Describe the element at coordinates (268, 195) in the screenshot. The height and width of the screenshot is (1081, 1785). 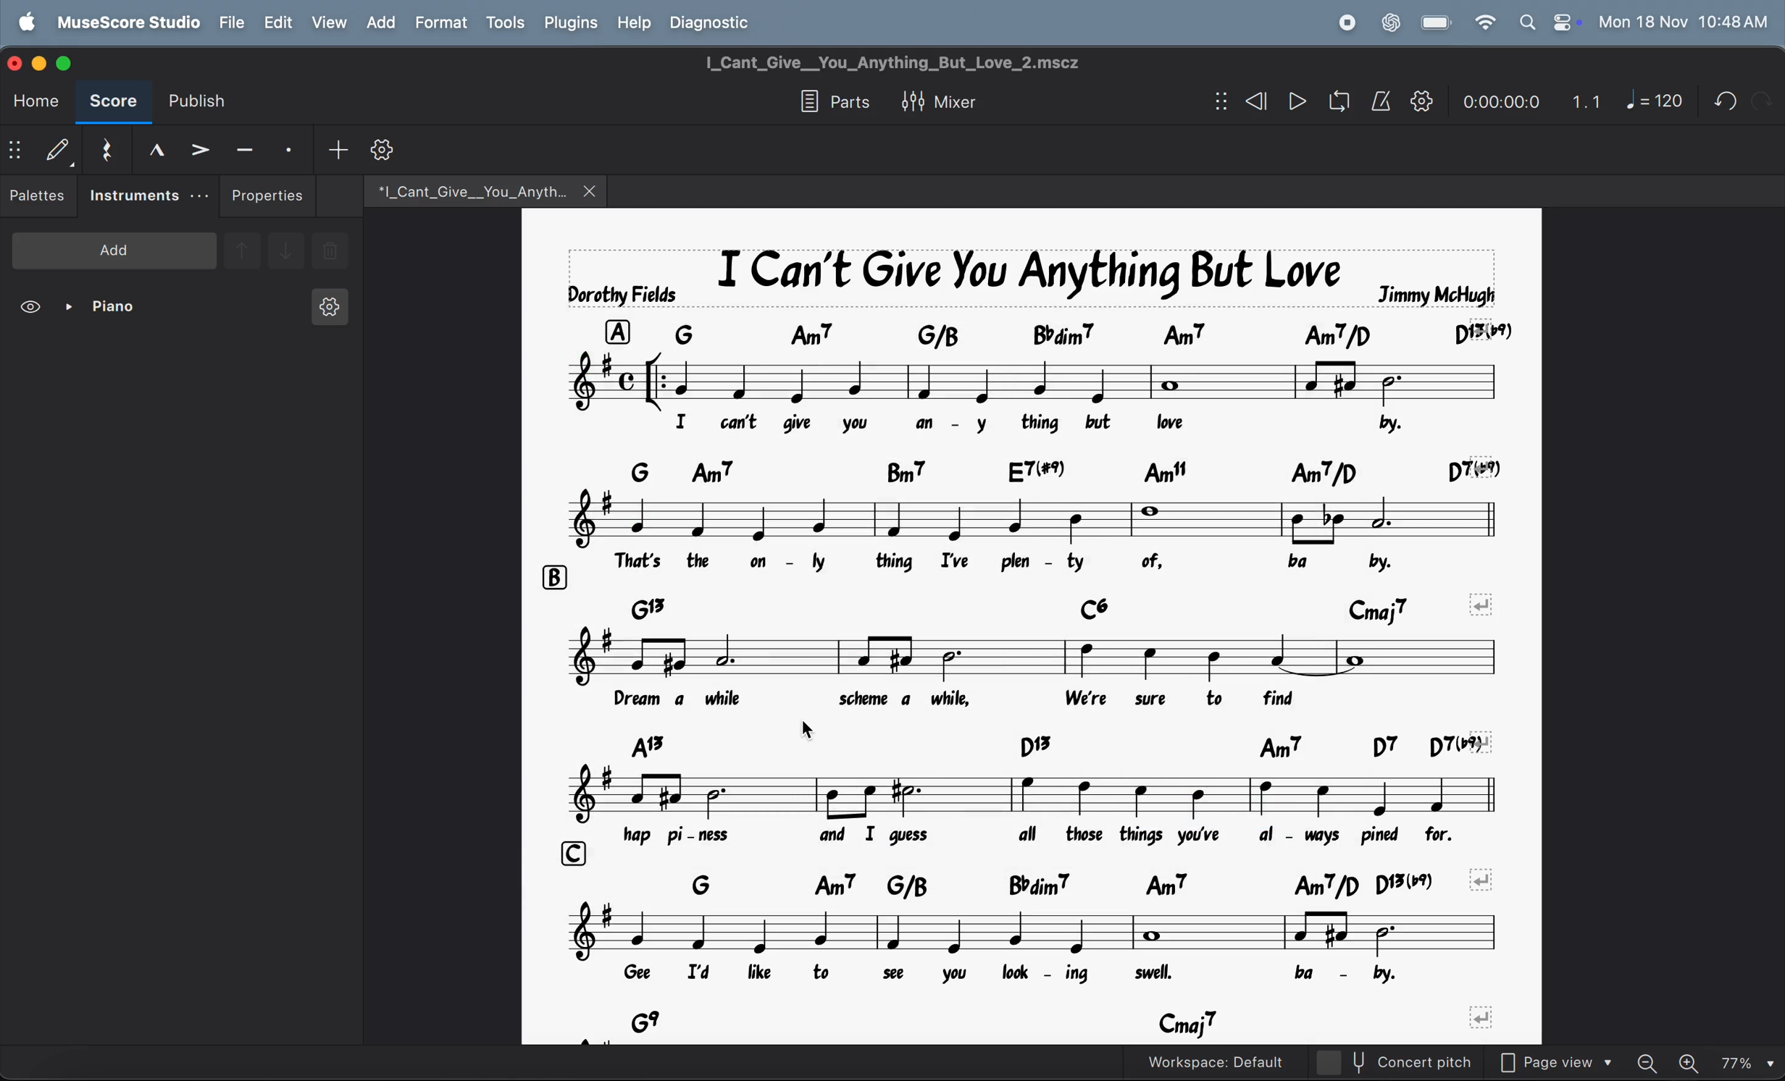
I see `properties` at that location.